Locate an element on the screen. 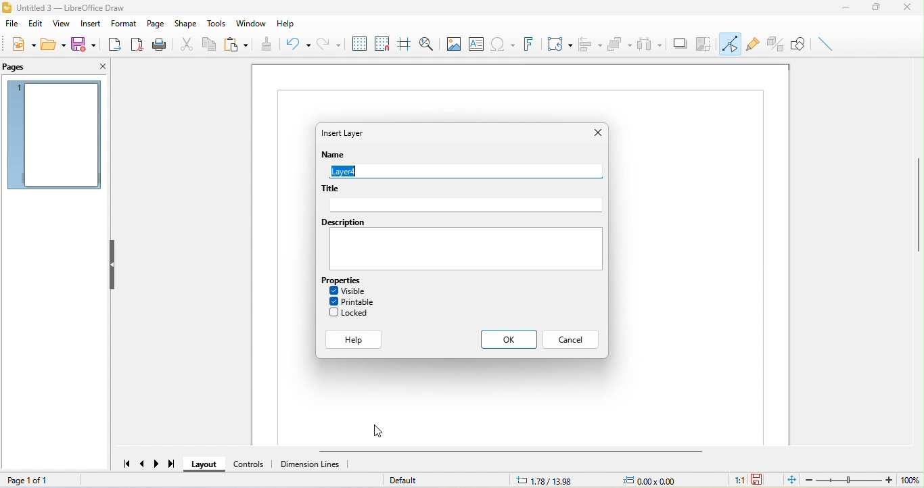 The image size is (924, 488). title is located at coordinates (73, 7).